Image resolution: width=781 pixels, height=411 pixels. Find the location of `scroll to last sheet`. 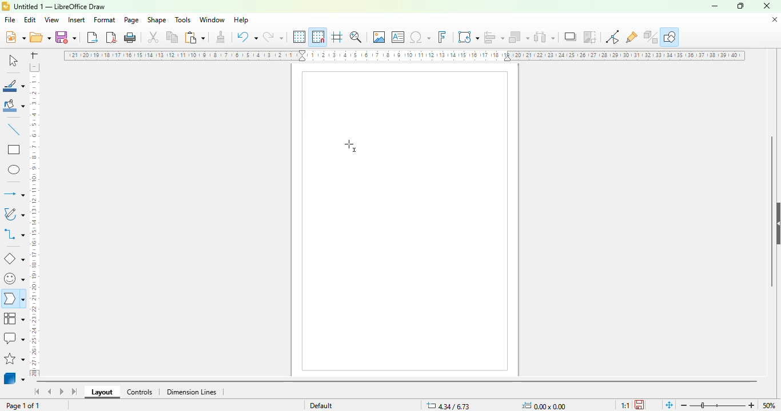

scroll to last sheet is located at coordinates (75, 392).